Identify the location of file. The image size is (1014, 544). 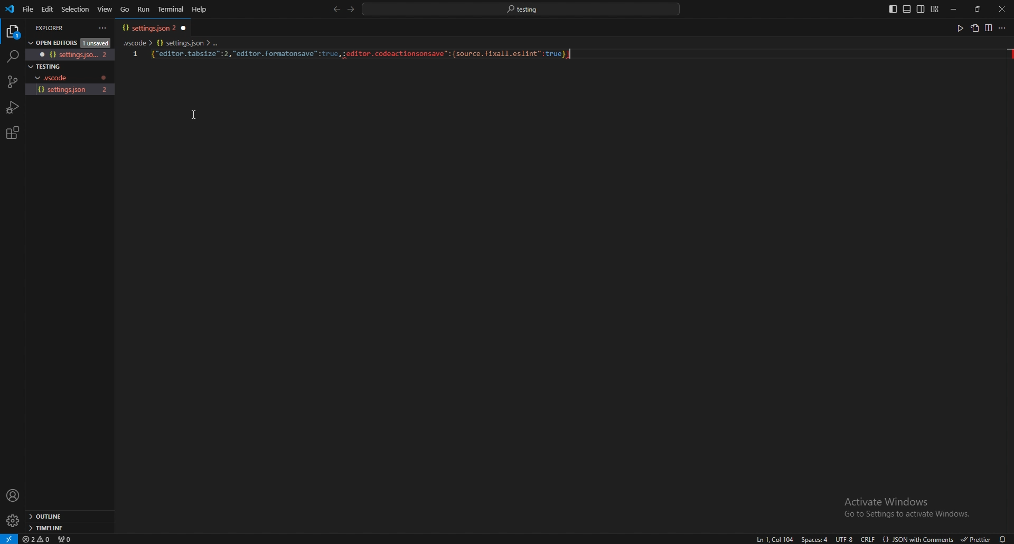
(27, 10).